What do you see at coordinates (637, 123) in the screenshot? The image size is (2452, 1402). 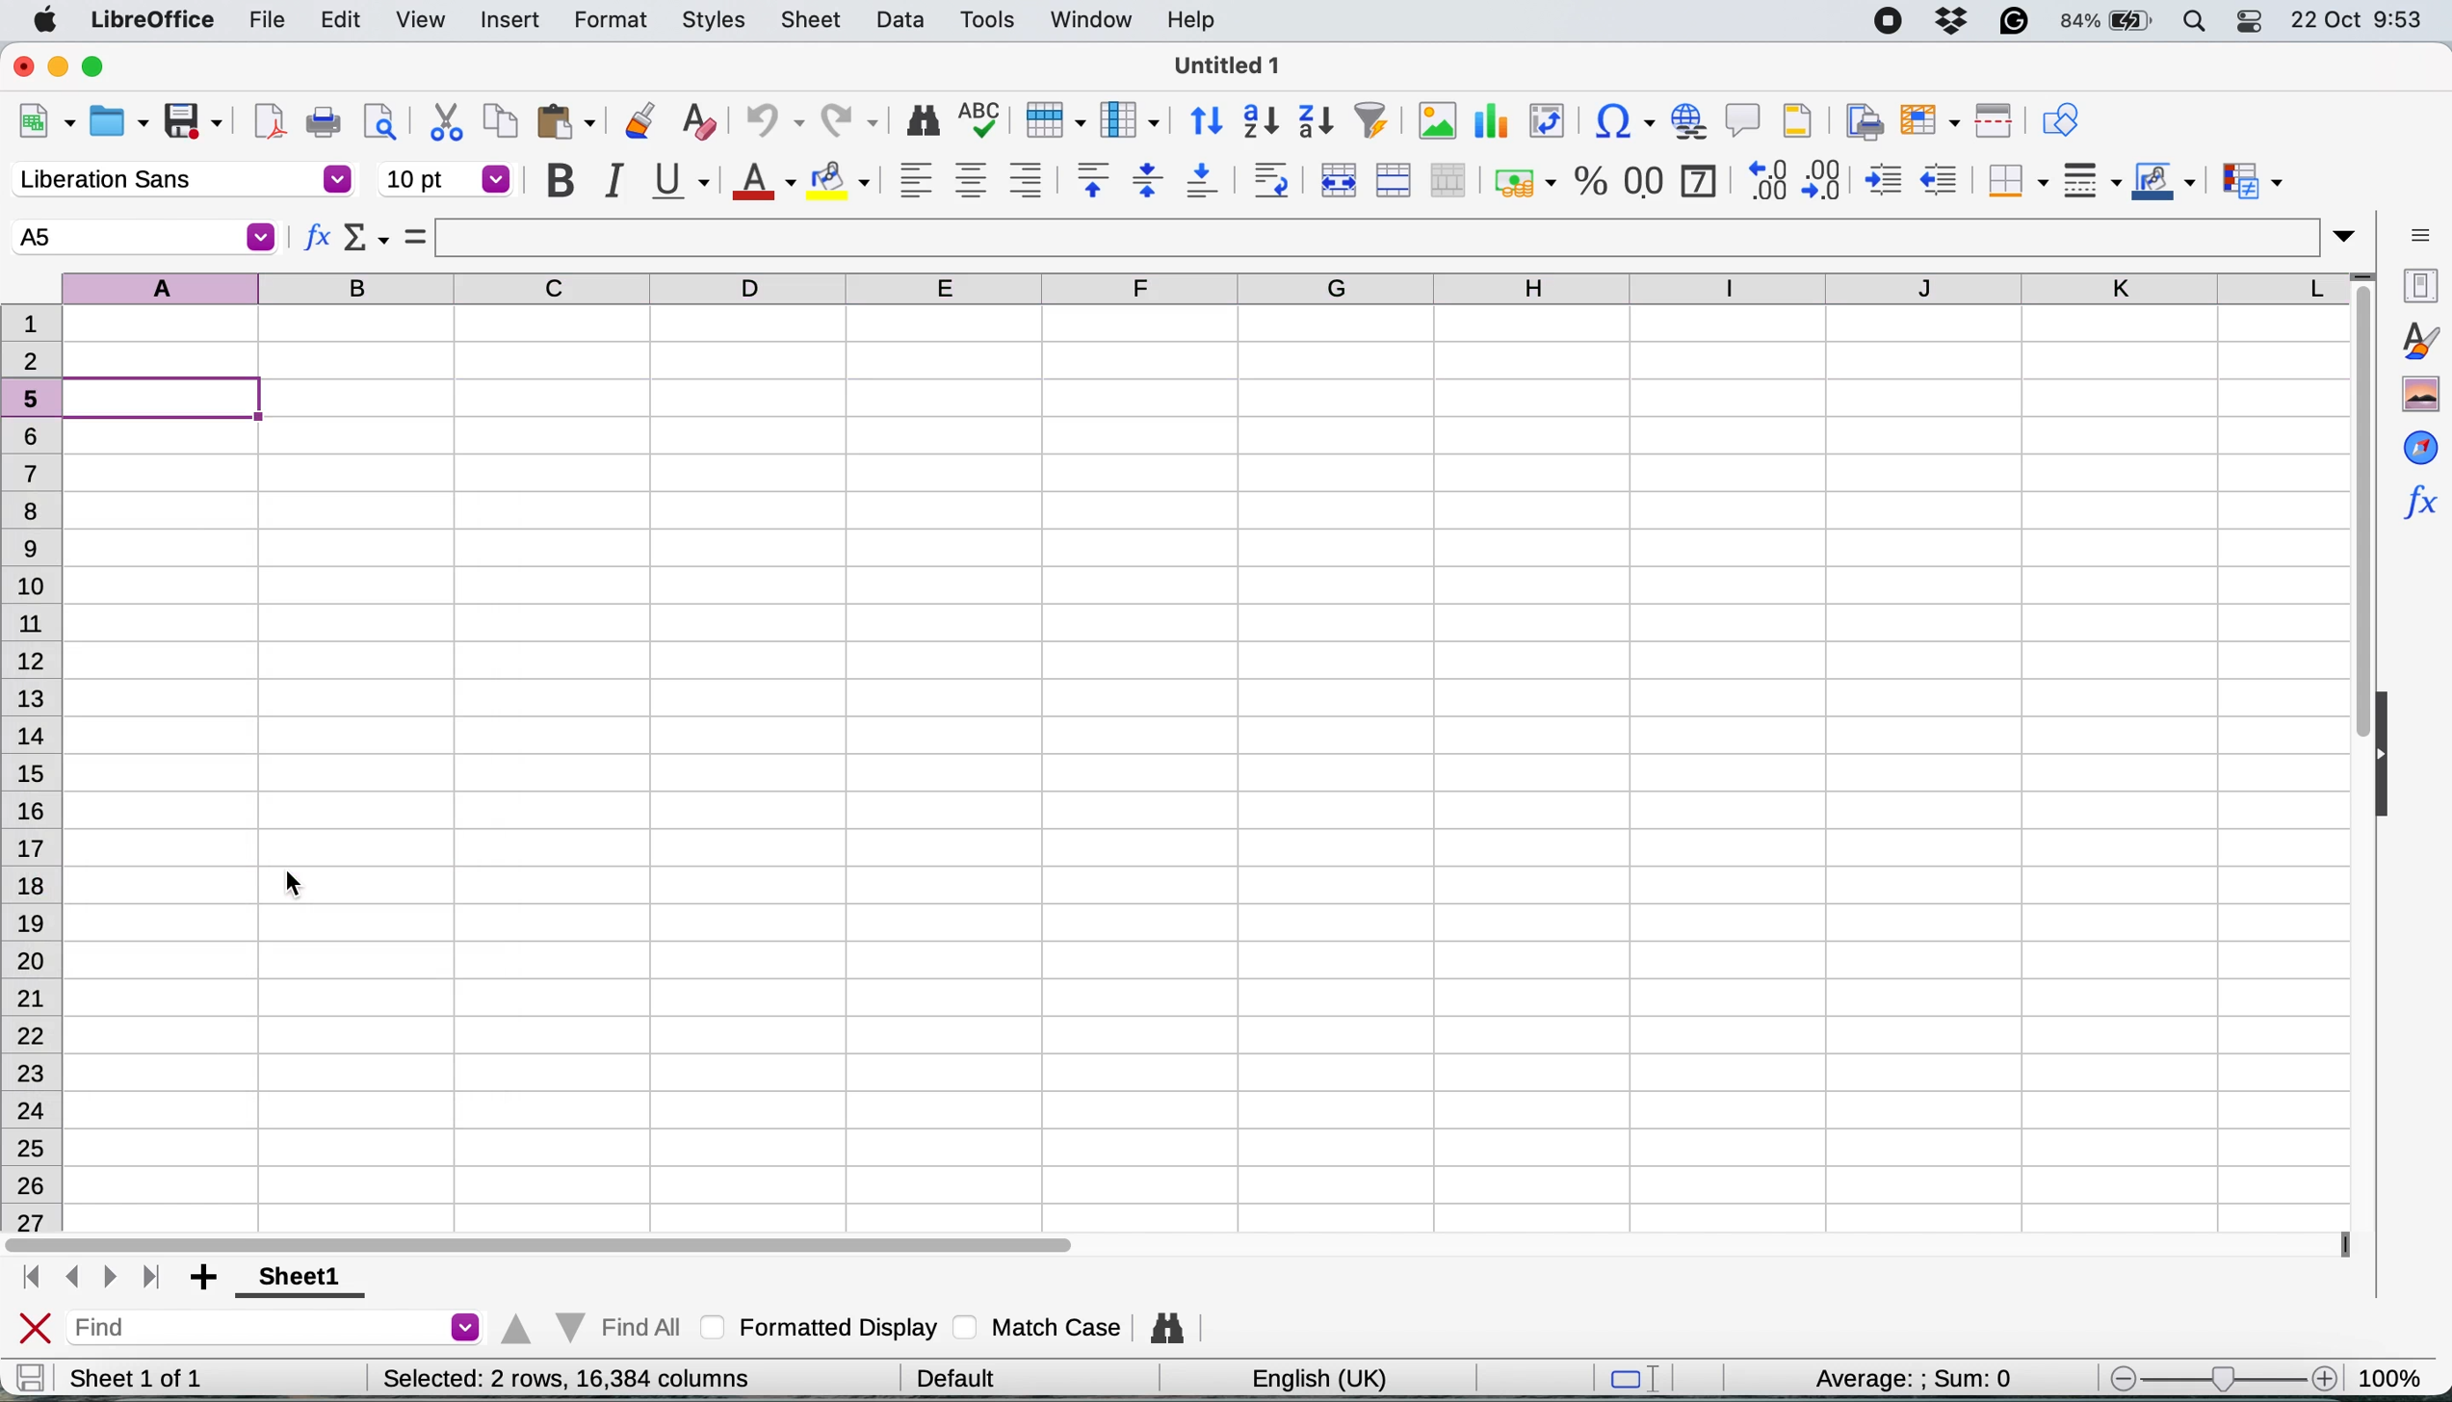 I see `clone formatting` at bounding box center [637, 123].